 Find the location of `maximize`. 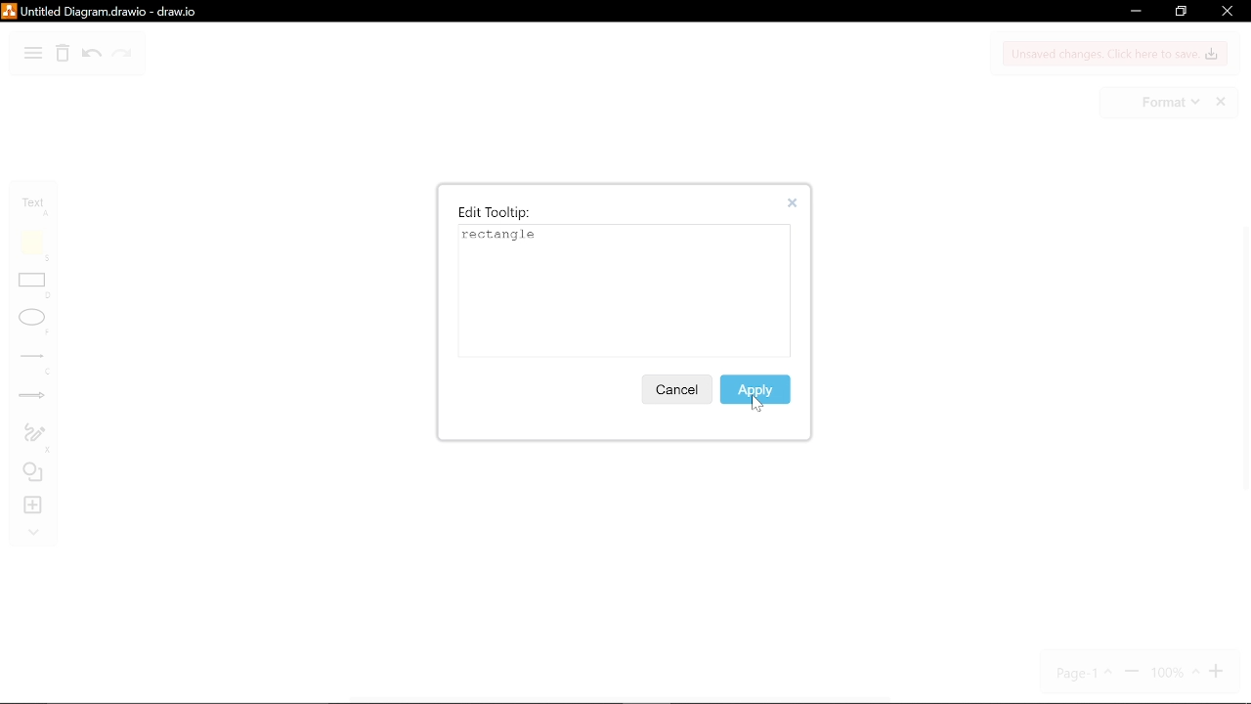

maximize is located at coordinates (1180, 12).